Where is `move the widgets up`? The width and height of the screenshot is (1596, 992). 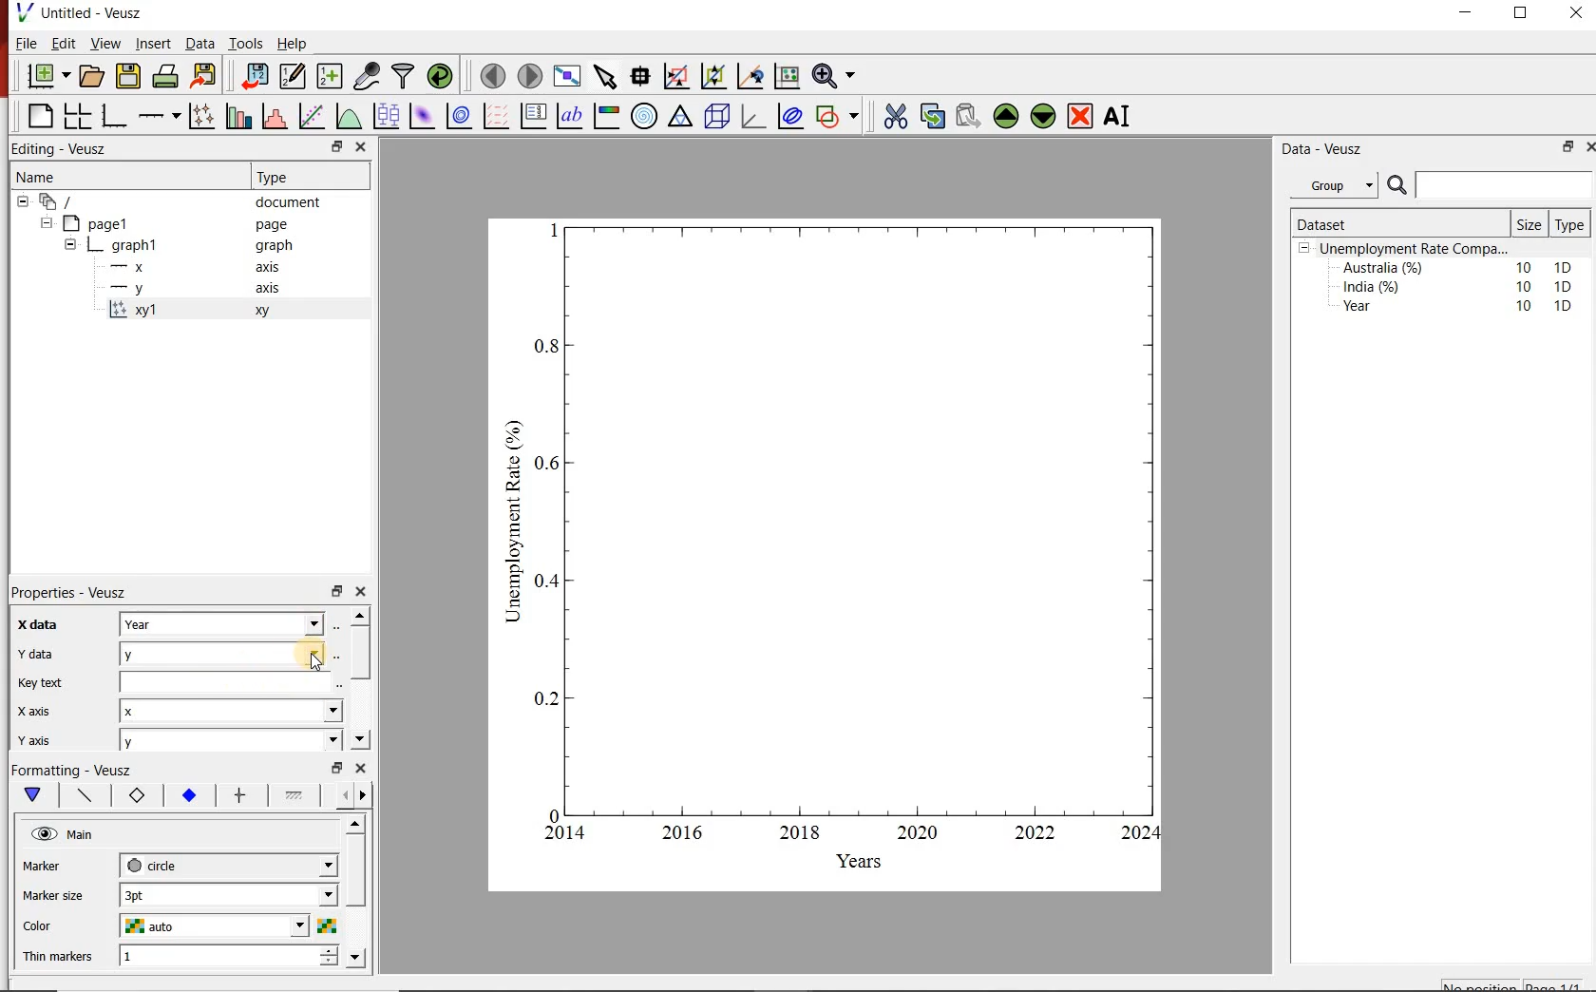
move the widgets up is located at coordinates (1006, 116).